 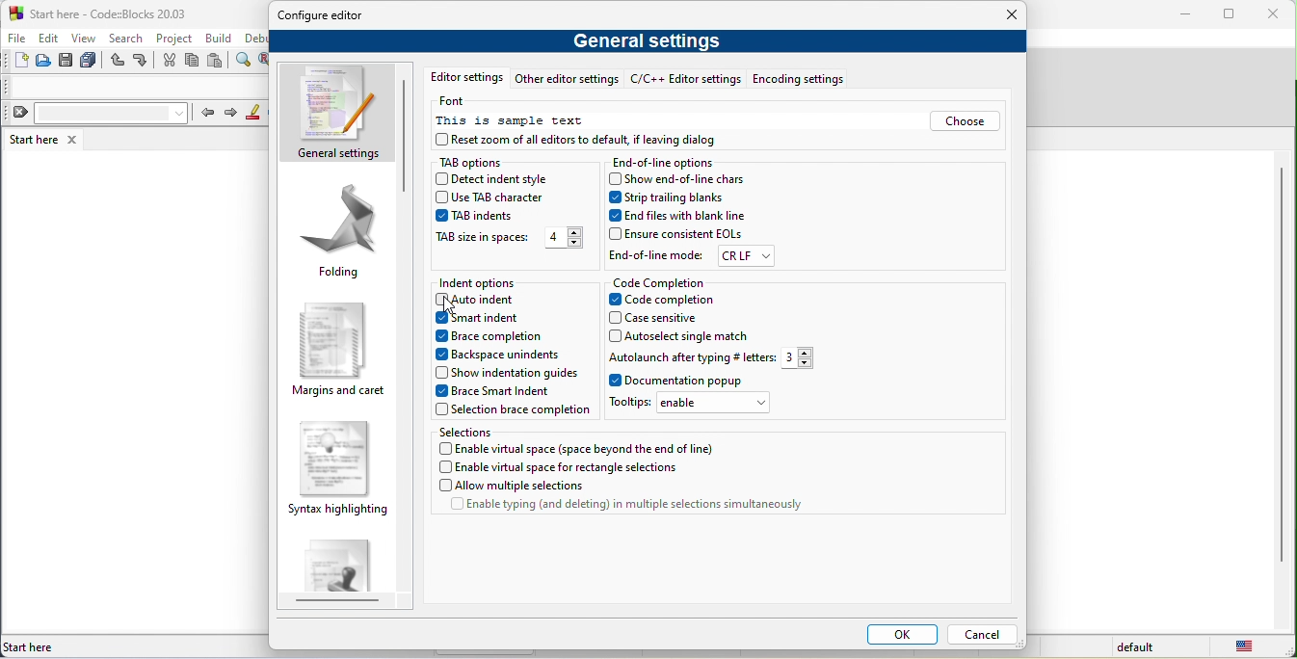 I want to click on code completion, so click(x=660, y=284).